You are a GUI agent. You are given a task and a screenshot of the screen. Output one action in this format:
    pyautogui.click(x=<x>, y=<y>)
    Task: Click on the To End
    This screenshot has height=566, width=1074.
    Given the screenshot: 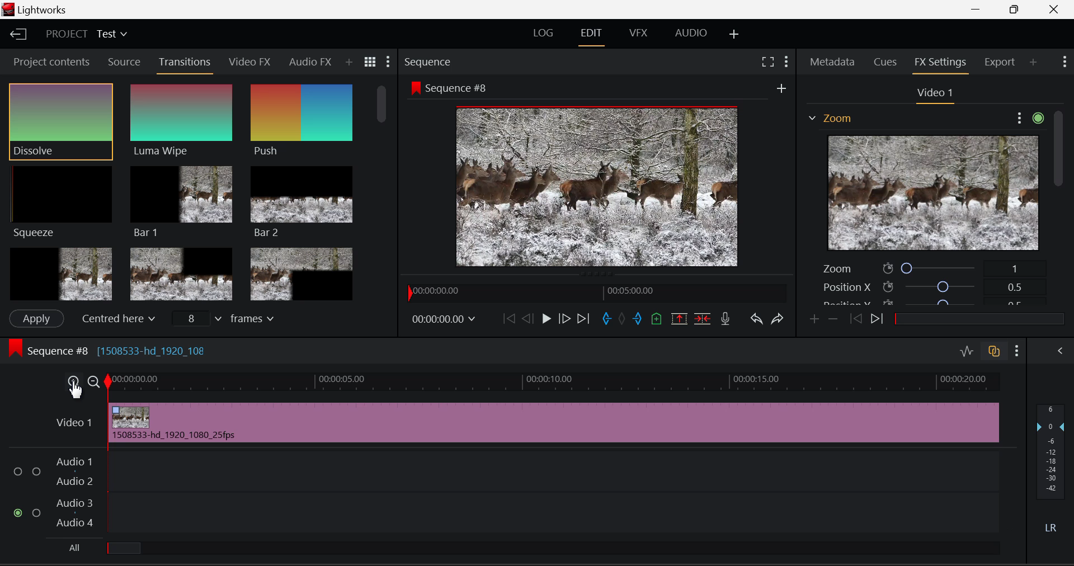 What is the action you would take?
    pyautogui.click(x=583, y=319)
    